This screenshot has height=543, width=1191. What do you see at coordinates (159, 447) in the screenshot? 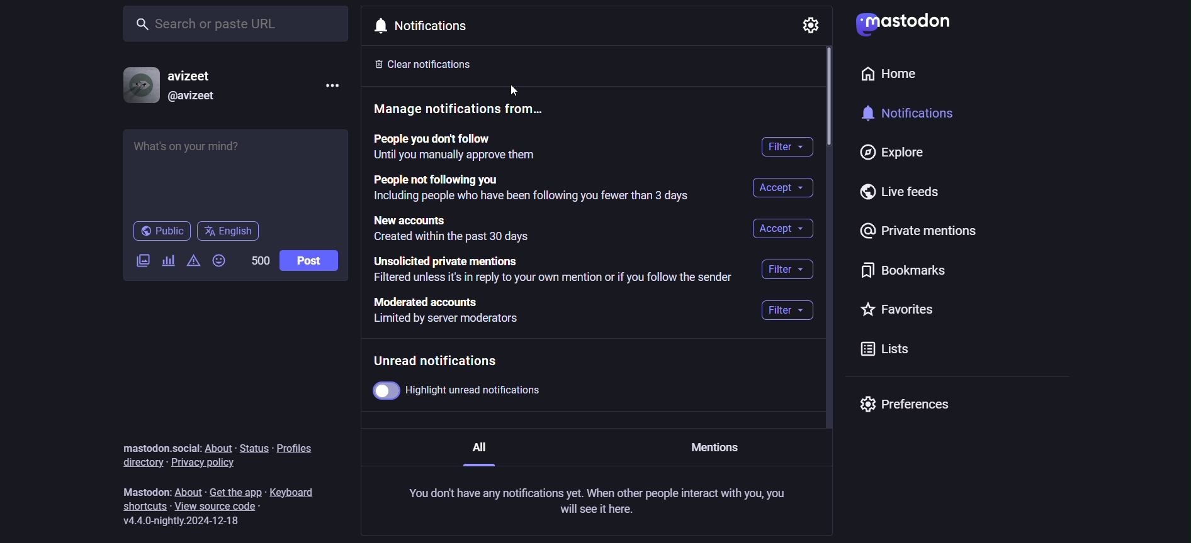
I see `text` at bounding box center [159, 447].